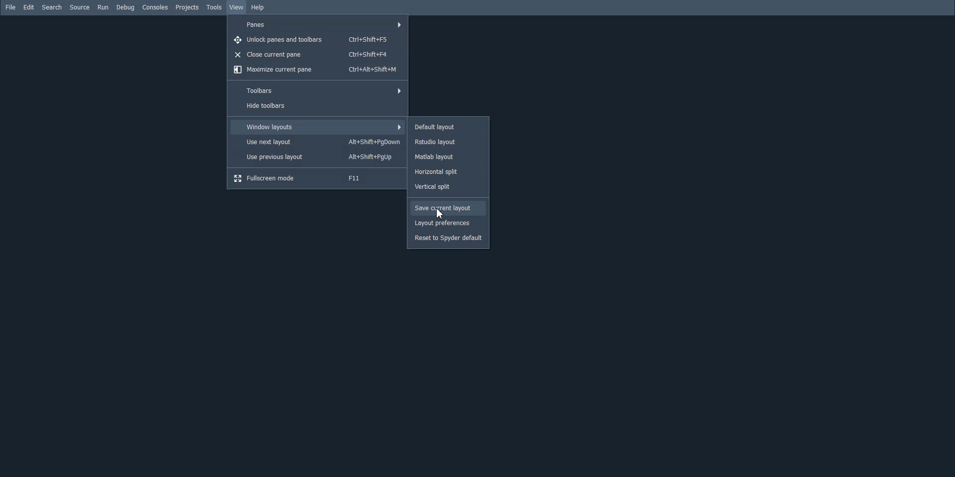 The image size is (955, 477). Describe the element at coordinates (316, 40) in the screenshot. I see `Unlock panes and toolbars` at that location.